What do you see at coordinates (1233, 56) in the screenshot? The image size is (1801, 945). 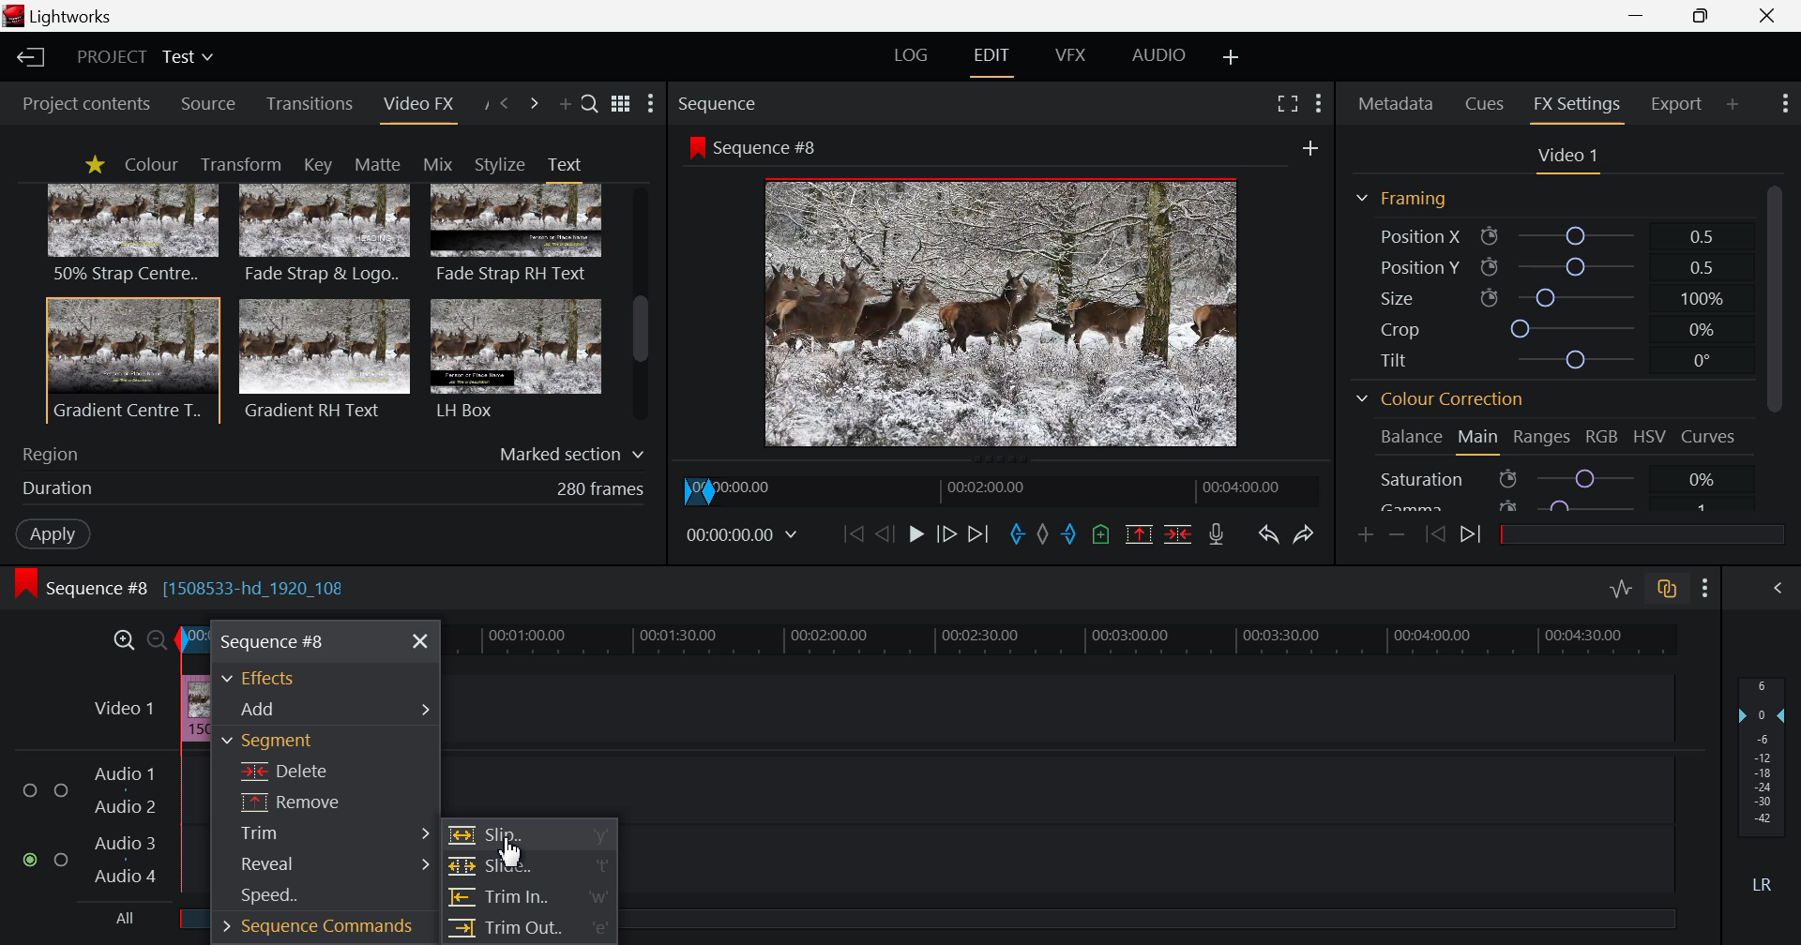 I see `Add Layout` at bounding box center [1233, 56].